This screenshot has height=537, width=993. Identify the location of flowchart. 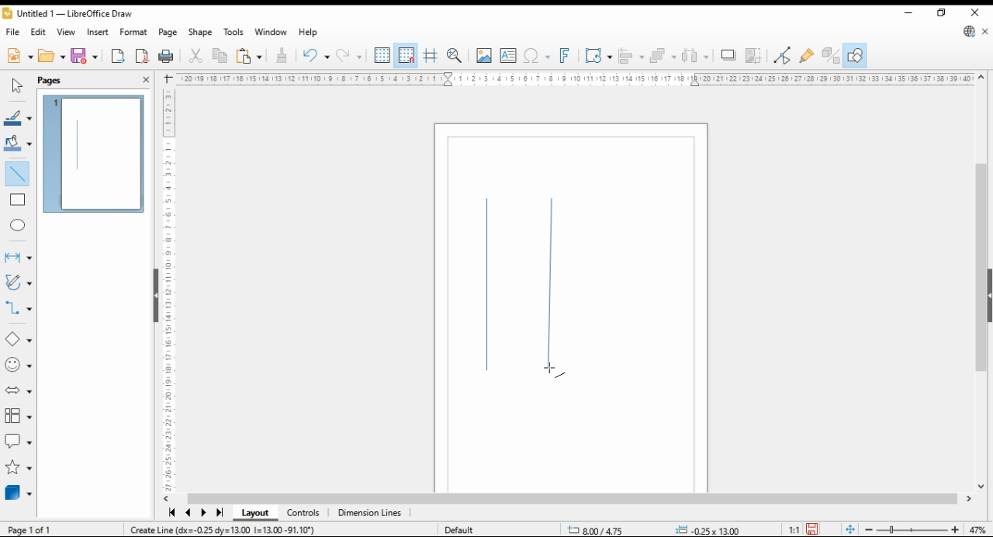
(16, 416).